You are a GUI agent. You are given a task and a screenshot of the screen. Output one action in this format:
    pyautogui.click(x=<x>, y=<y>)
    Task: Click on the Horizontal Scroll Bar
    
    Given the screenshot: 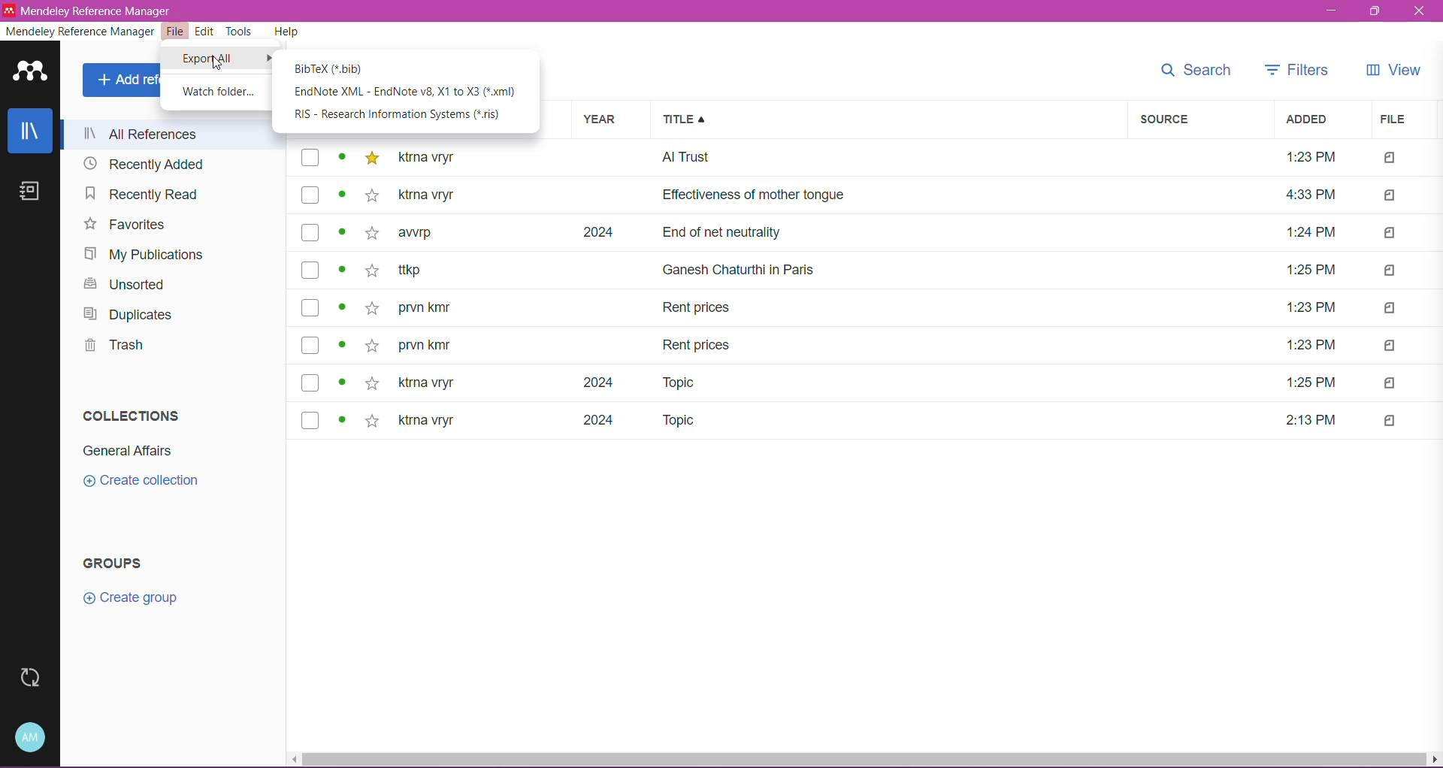 What is the action you would take?
    pyautogui.click(x=865, y=760)
    